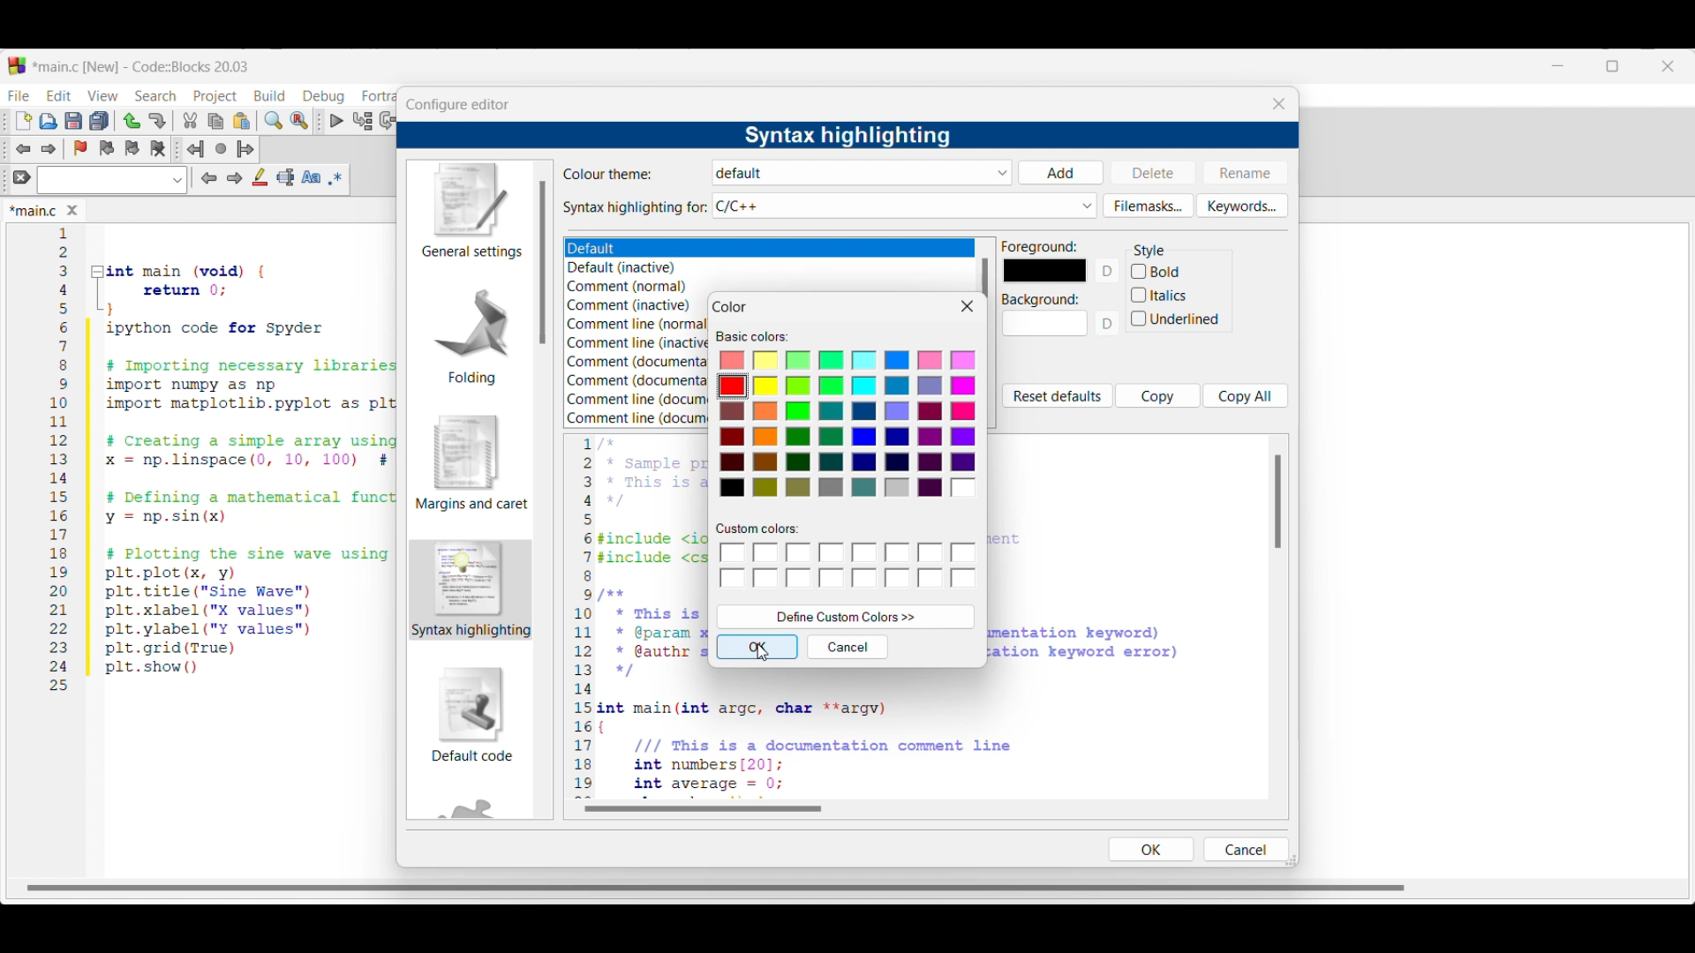 The height and width of the screenshot is (953, 1695). I want to click on Save everything, so click(99, 120).